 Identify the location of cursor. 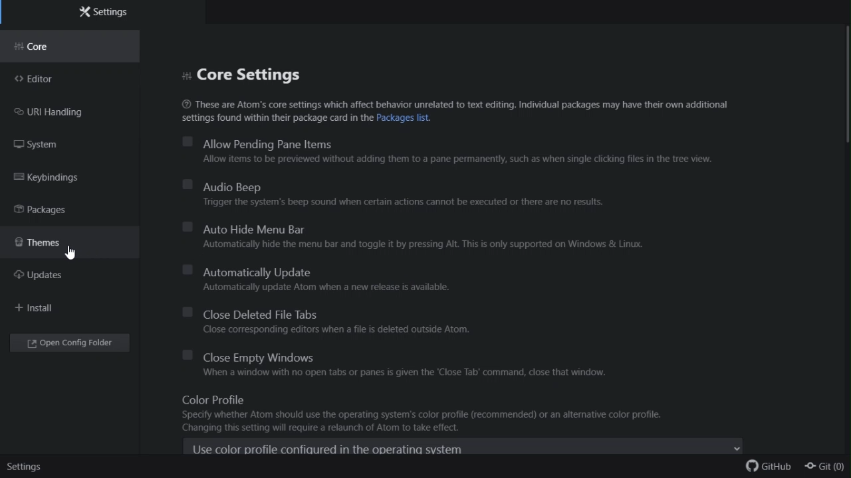
(78, 254).